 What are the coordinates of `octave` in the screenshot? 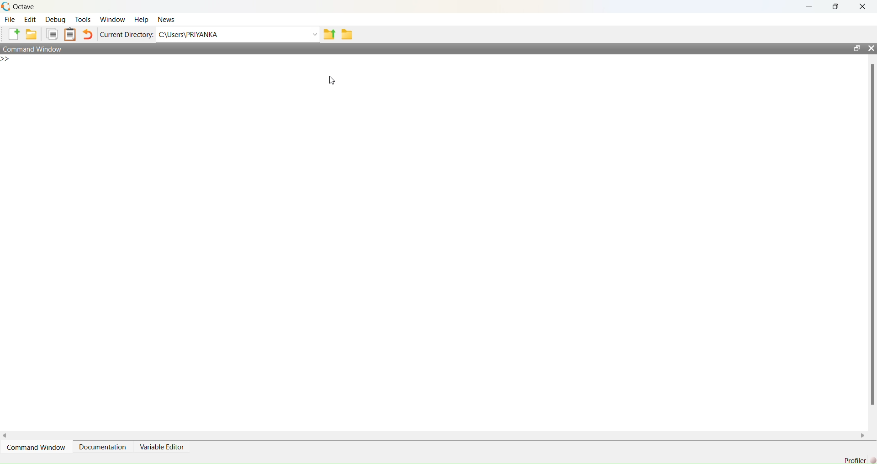 It's located at (25, 7).